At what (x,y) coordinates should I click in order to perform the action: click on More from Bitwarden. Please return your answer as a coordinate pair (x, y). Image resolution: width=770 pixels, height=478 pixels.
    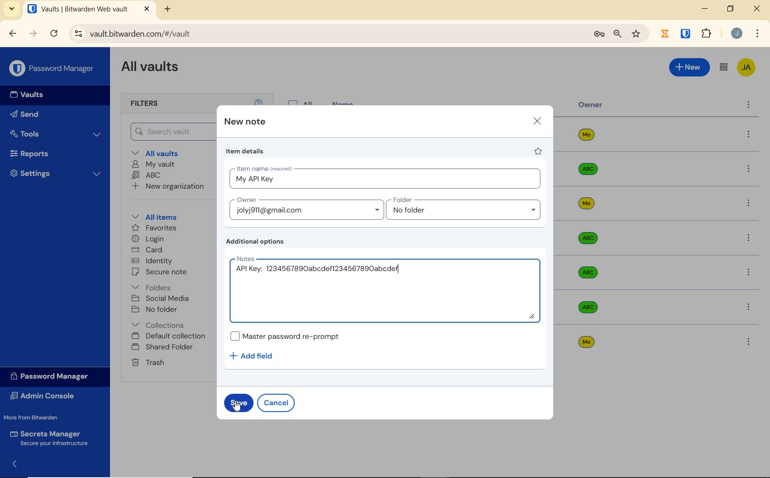
    Looking at the image, I should click on (40, 418).